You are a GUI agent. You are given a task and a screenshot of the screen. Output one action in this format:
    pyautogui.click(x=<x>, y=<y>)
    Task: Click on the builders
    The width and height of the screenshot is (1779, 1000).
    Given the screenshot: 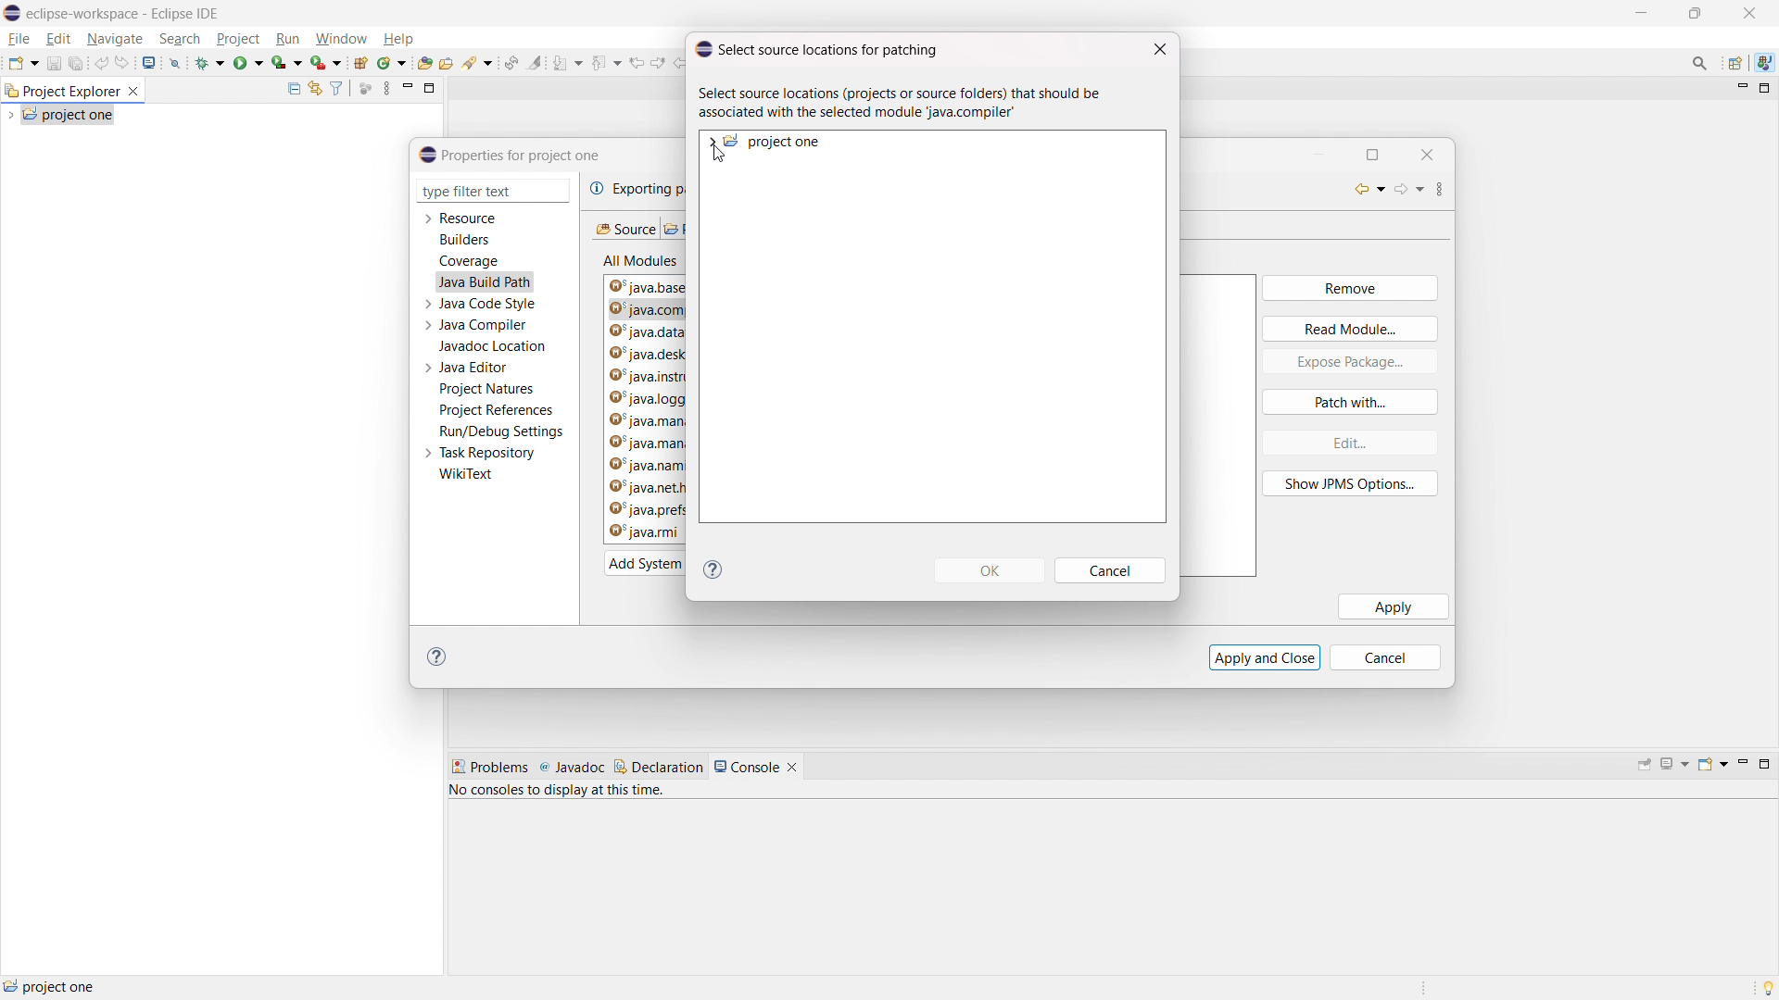 What is the action you would take?
    pyautogui.click(x=464, y=240)
    